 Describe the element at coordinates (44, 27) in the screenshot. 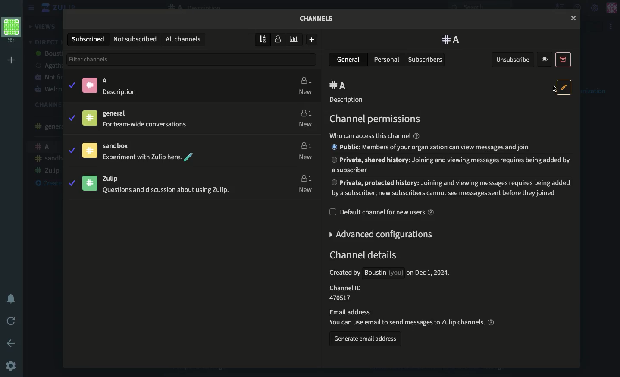

I see `Views` at that location.